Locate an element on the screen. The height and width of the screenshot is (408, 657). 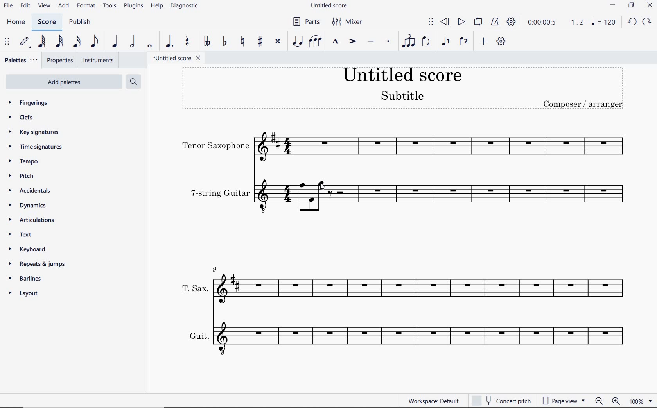
WHOLE NOTE is located at coordinates (149, 47).